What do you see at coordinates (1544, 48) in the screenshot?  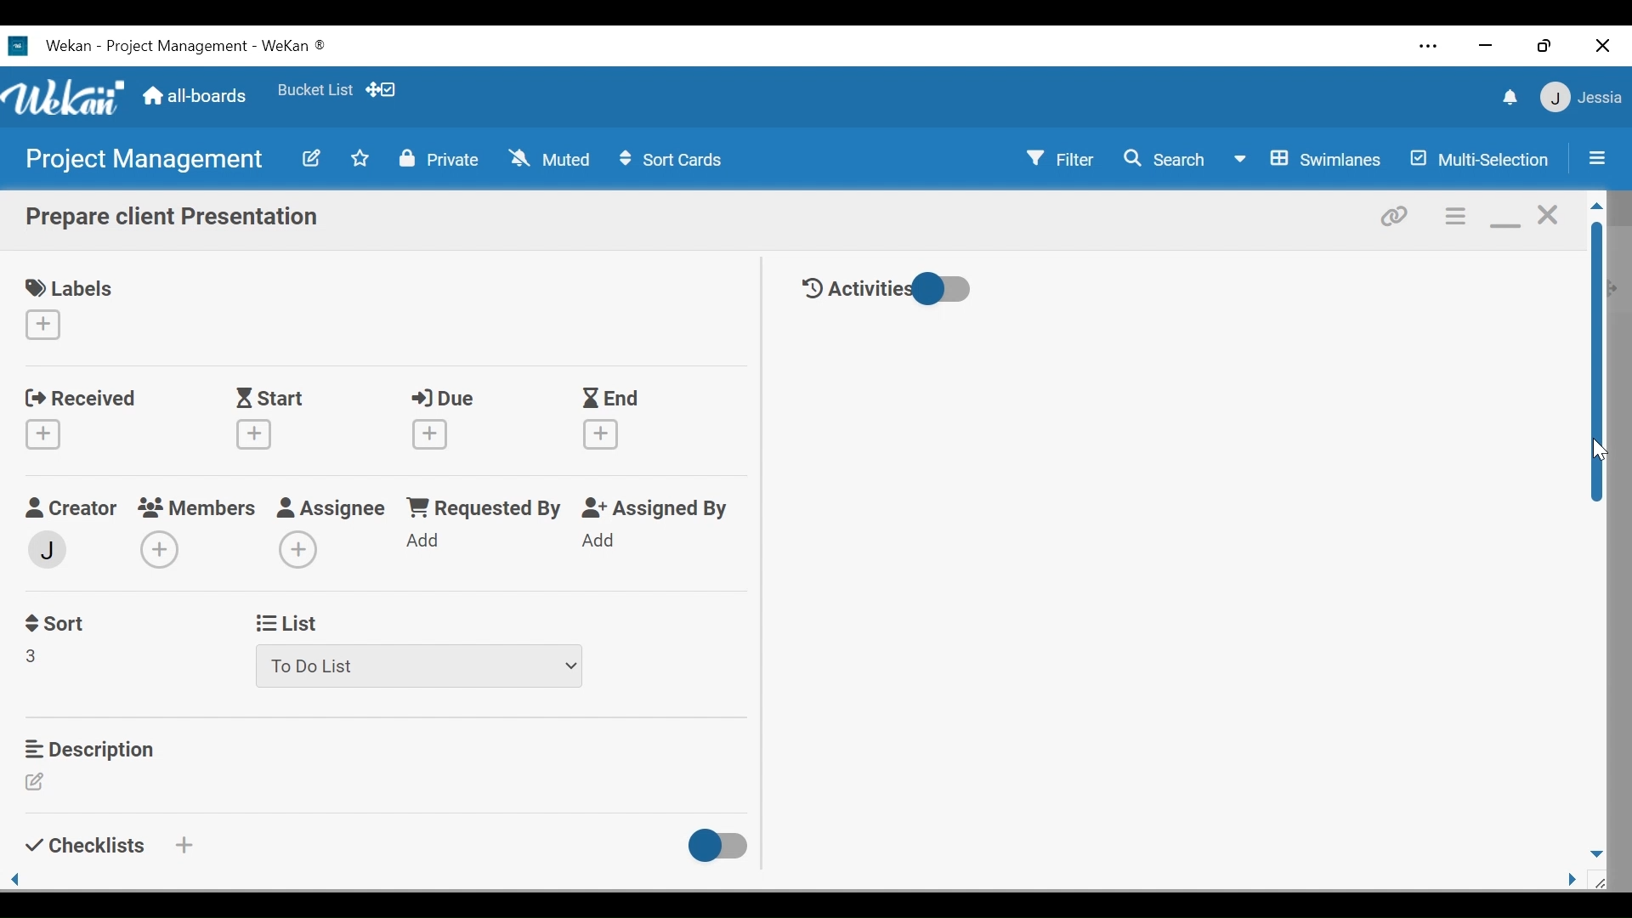 I see `restore` at bounding box center [1544, 48].